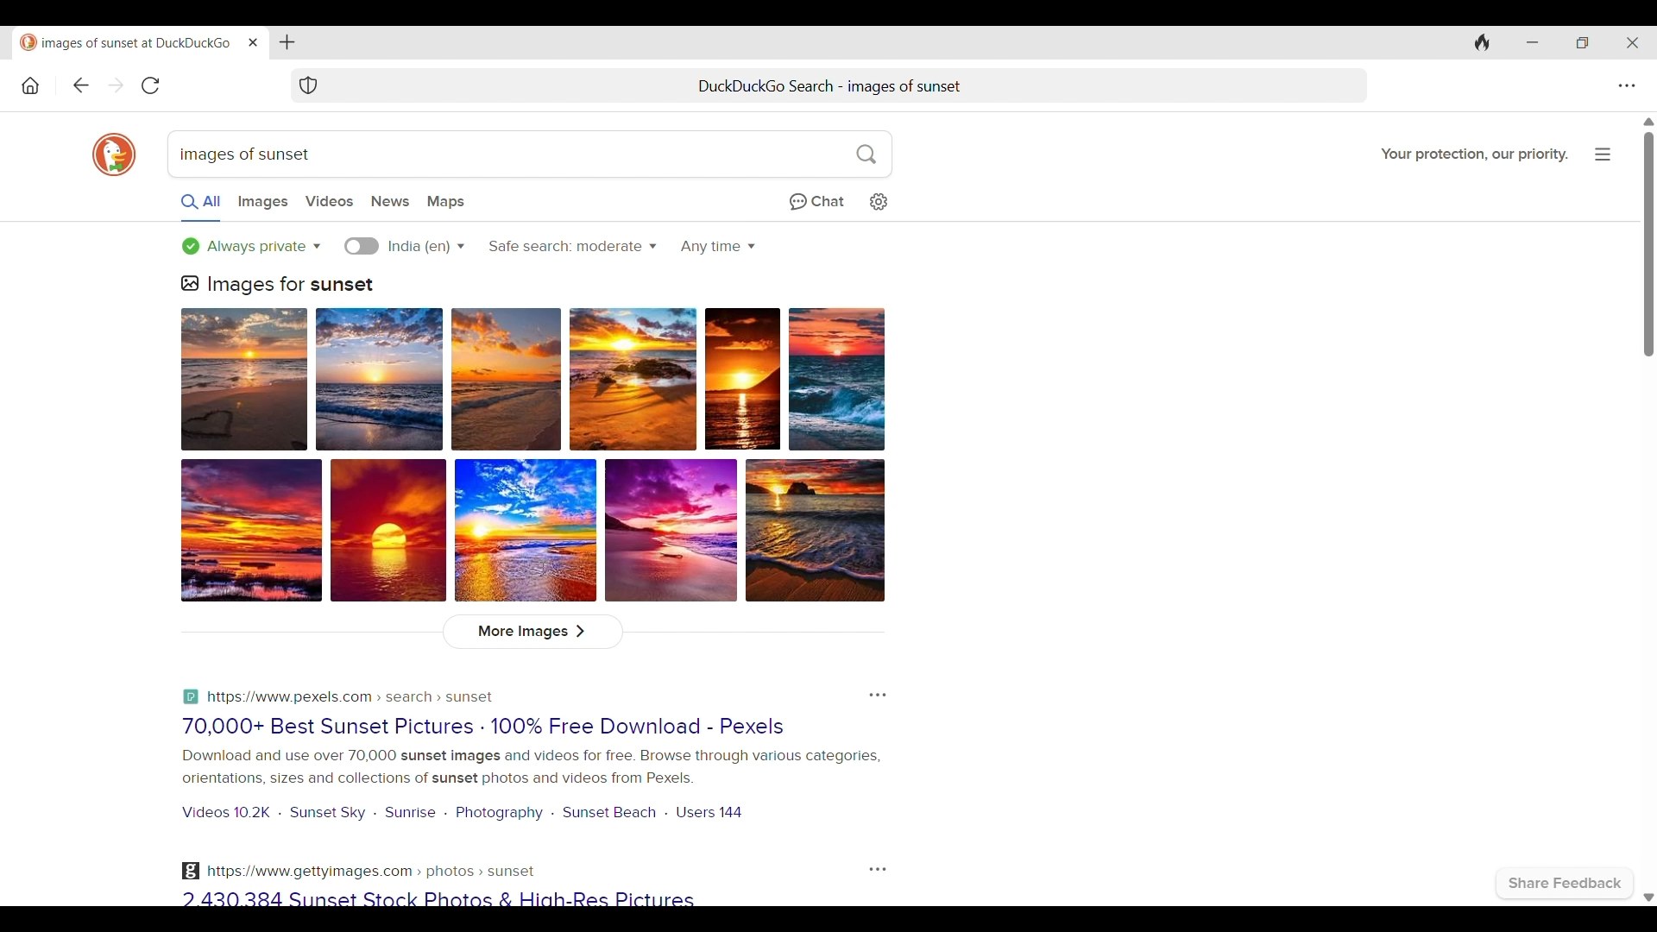  What do you see at coordinates (1483, 42) in the screenshot?
I see `Clear history` at bounding box center [1483, 42].